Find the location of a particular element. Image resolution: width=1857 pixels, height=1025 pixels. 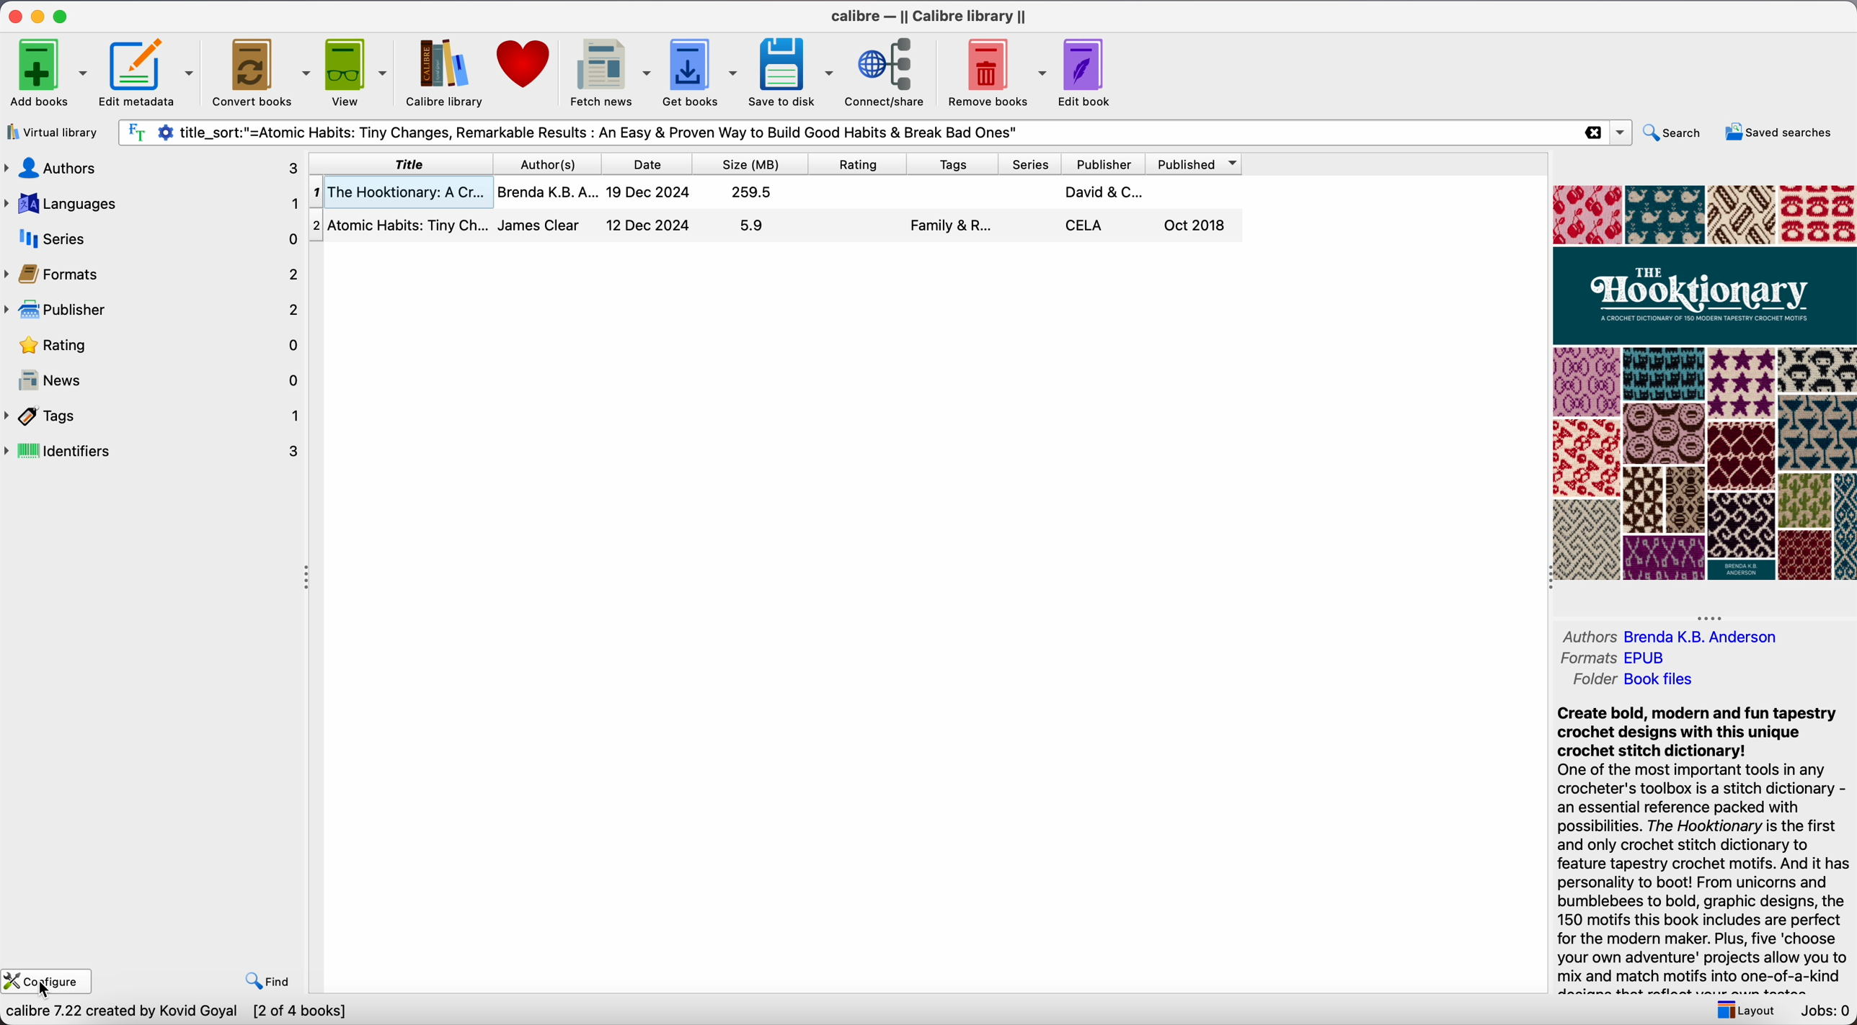

Oct 2018 is located at coordinates (1196, 227).